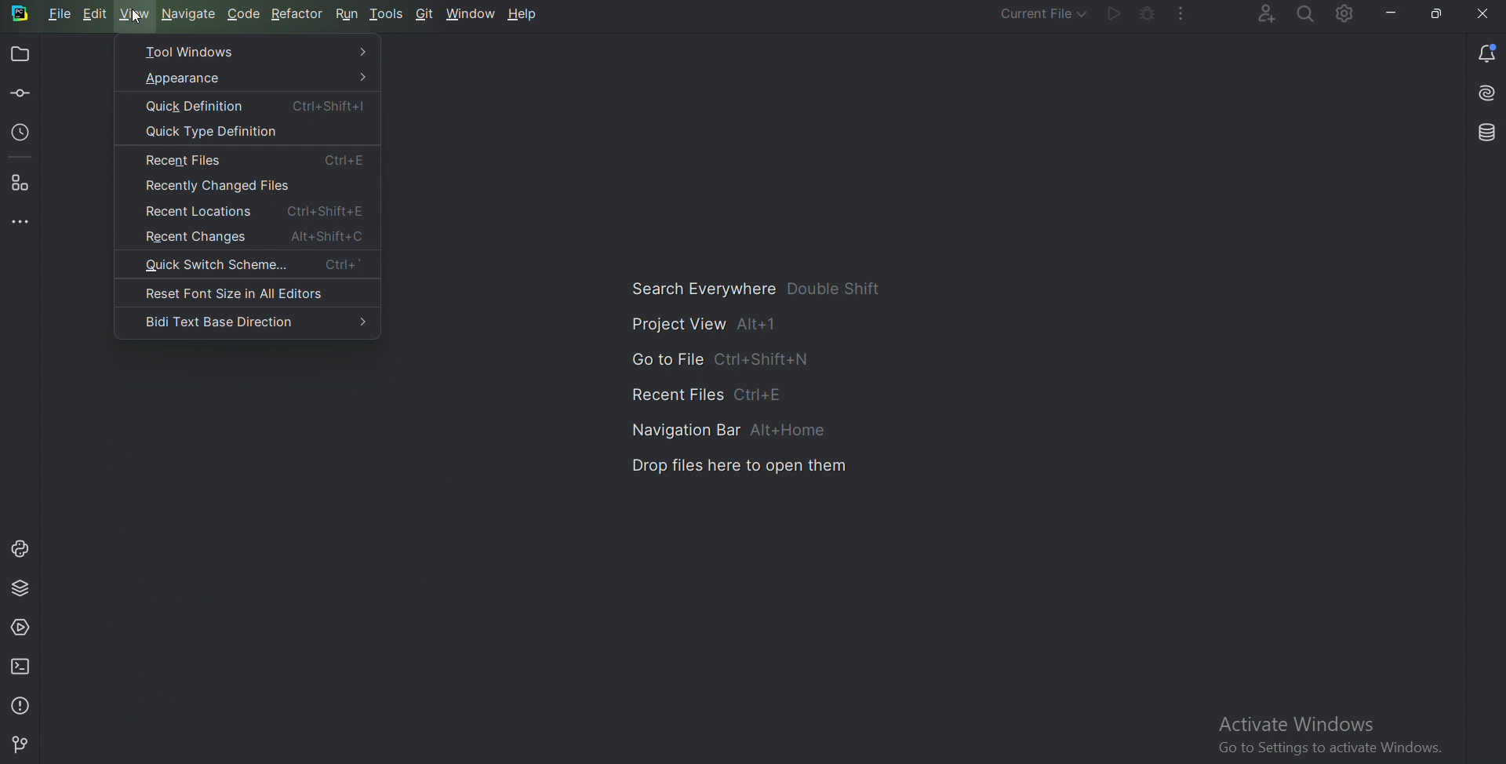 This screenshot has height=764, width=1506. Describe the element at coordinates (347, 13) in the screenshot. I see `Run ` at that location.